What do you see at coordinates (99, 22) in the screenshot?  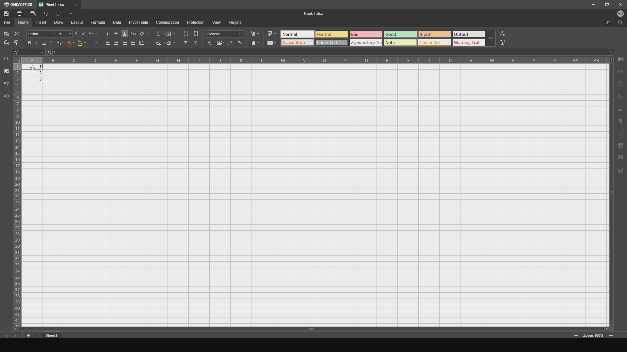 I see `formula` at bounding box center [99, 22].